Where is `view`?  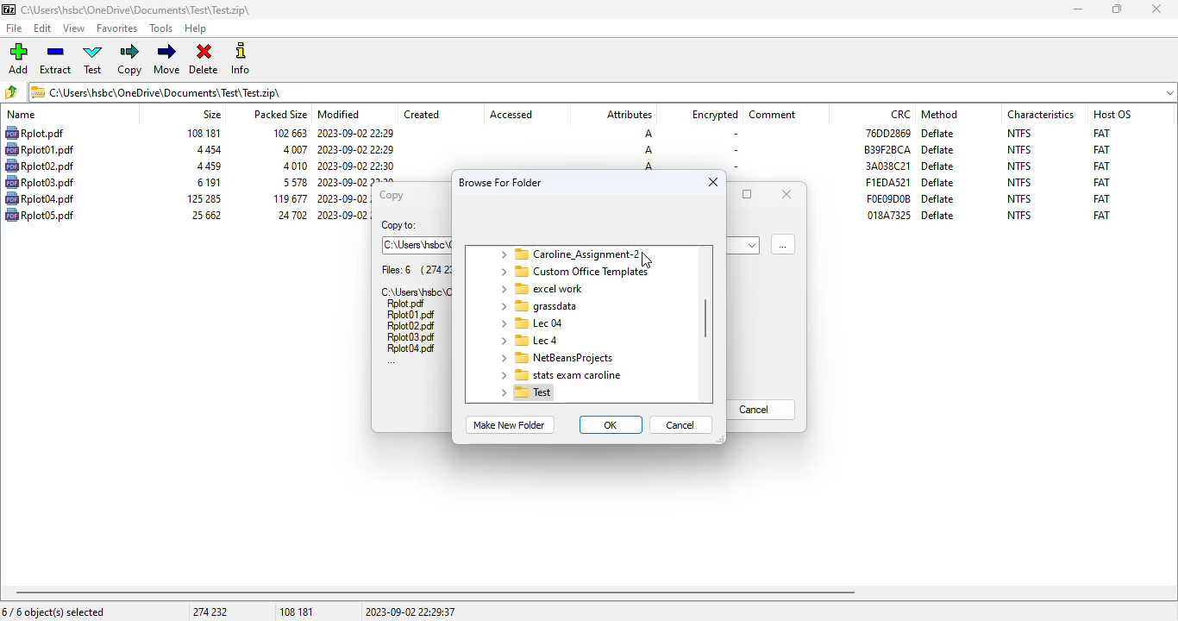 view is located at coordinates (74, 28).